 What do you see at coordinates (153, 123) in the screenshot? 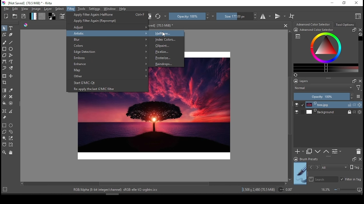
I see `image` at bounding box center [153, 123].